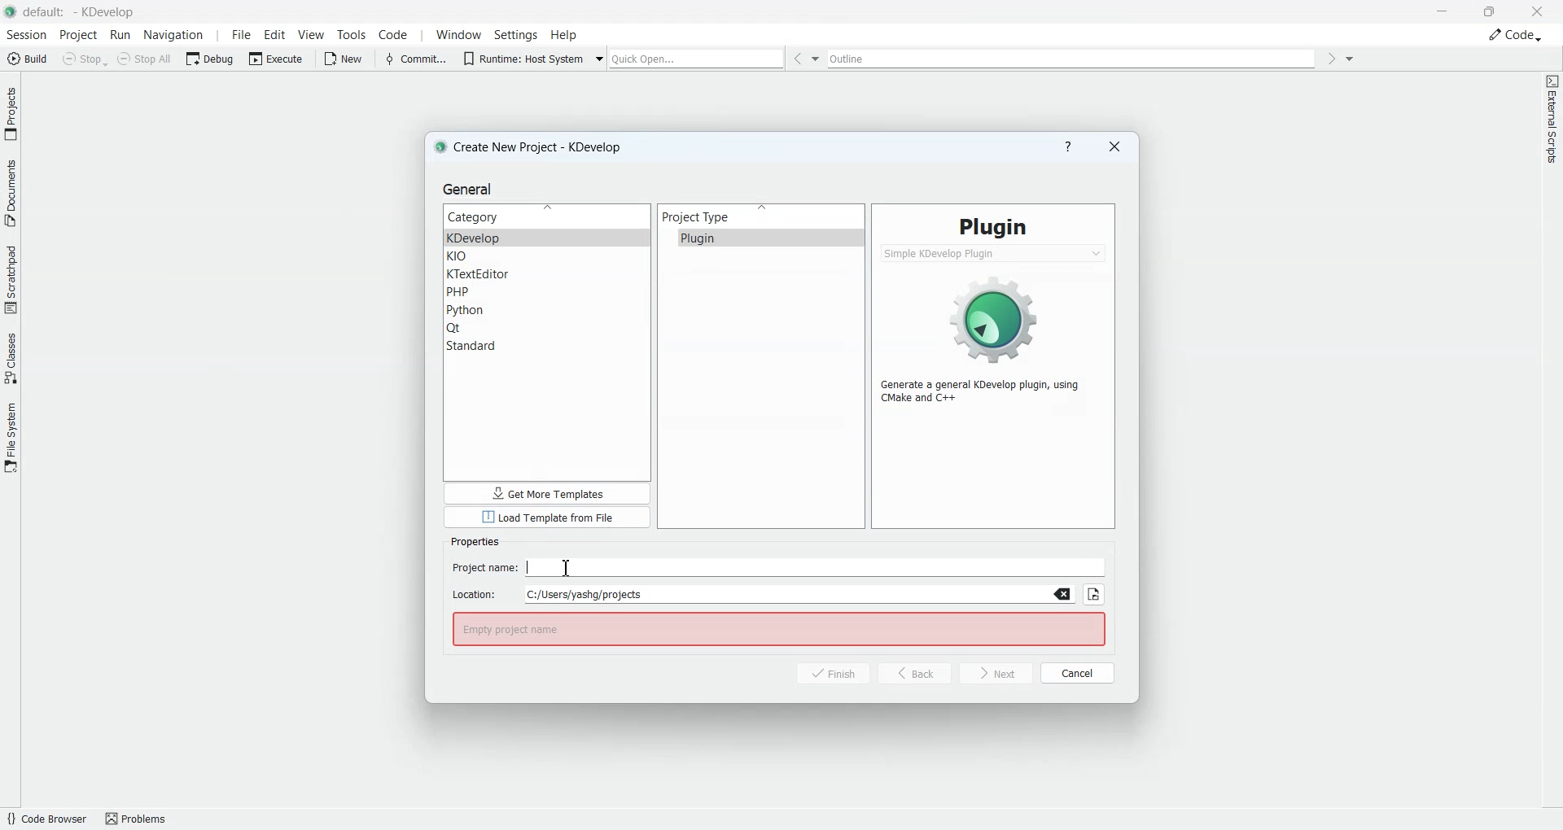  Describe the element at coordinates (46, 819) in the screenshot. I see `Code Browser` at that location.